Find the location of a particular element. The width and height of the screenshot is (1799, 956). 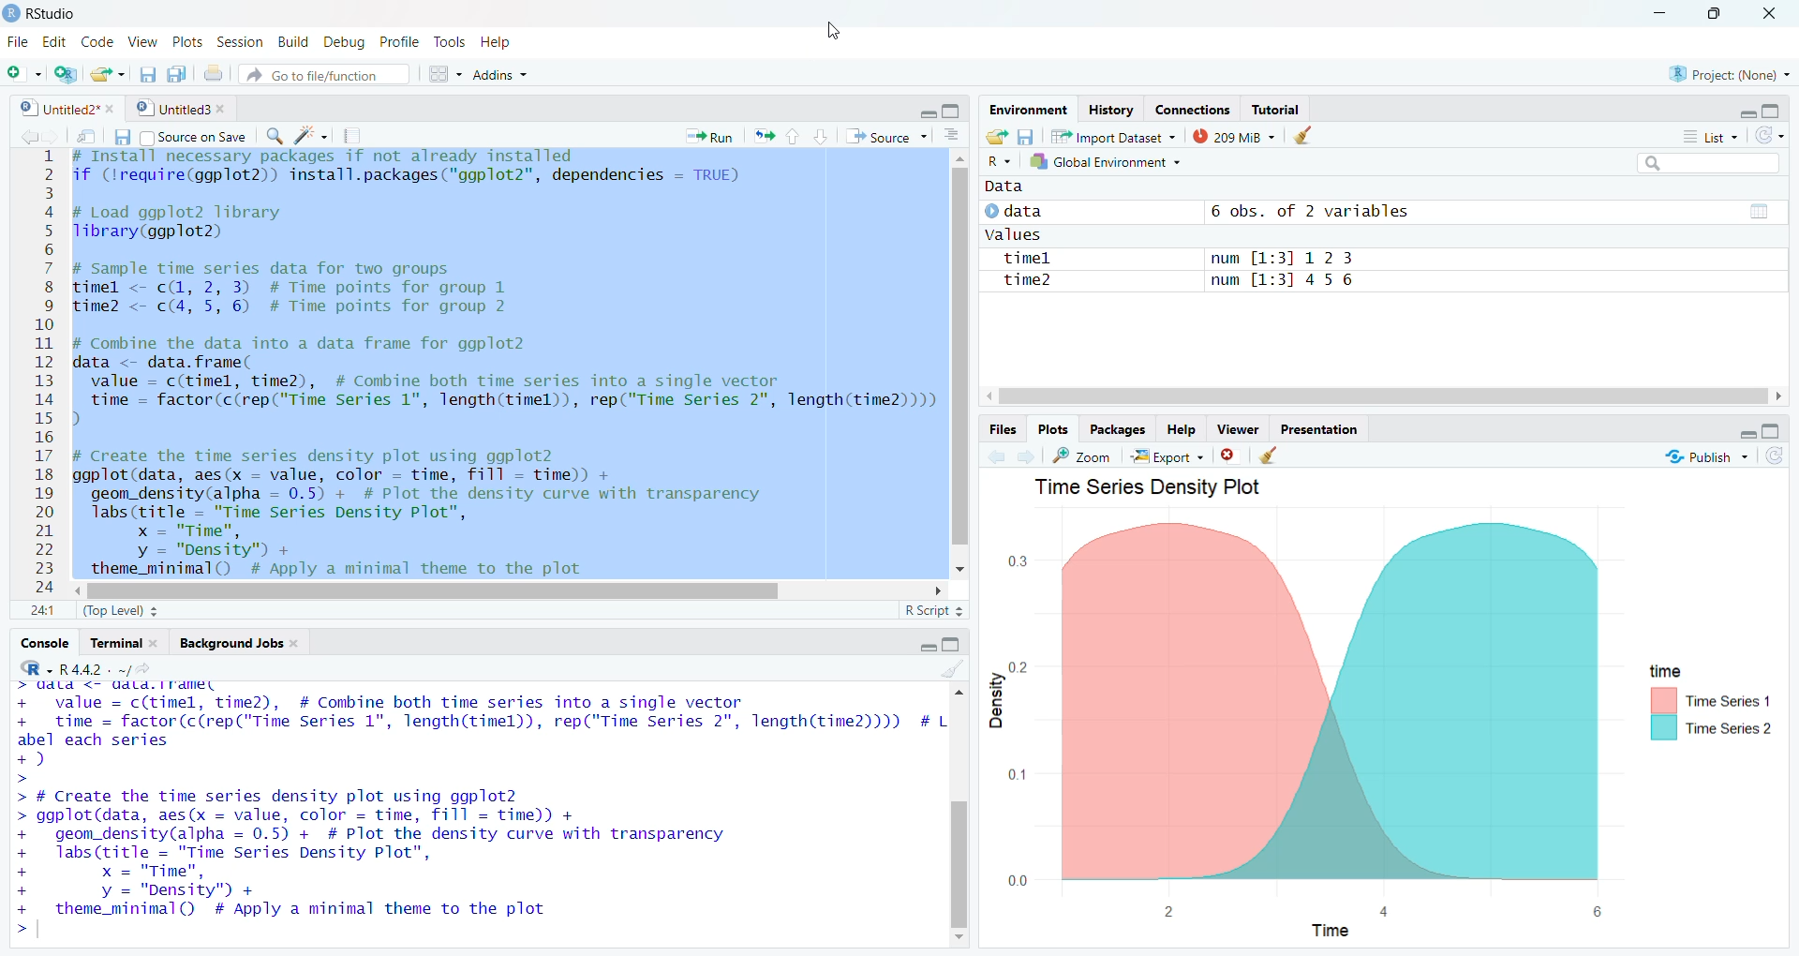

Profile is located at coordinates (397, 41).